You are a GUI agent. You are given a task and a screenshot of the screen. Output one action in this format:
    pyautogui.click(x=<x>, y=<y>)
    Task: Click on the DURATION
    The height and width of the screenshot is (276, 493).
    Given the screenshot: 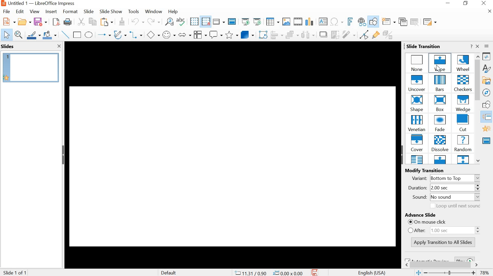 What is the action you would take?
    pyautogui.click(x=441, y=188)
    